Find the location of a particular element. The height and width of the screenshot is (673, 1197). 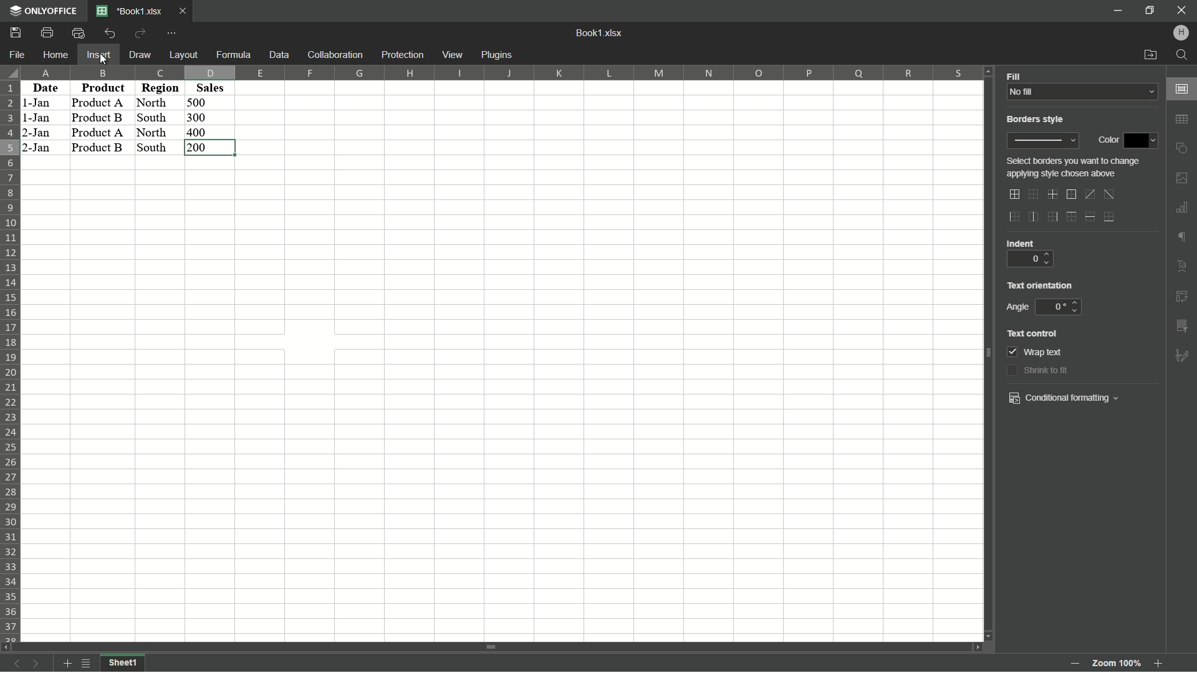

Fill is located at coordinates (1013, 77).